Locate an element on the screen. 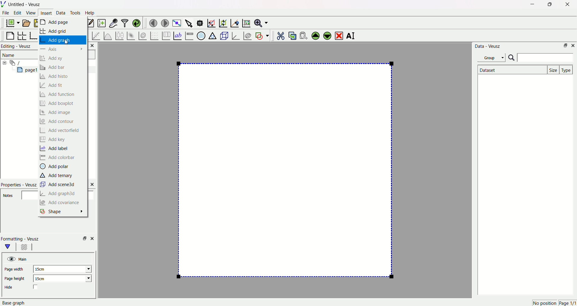  Add xy is located at coordinates (56, 57).